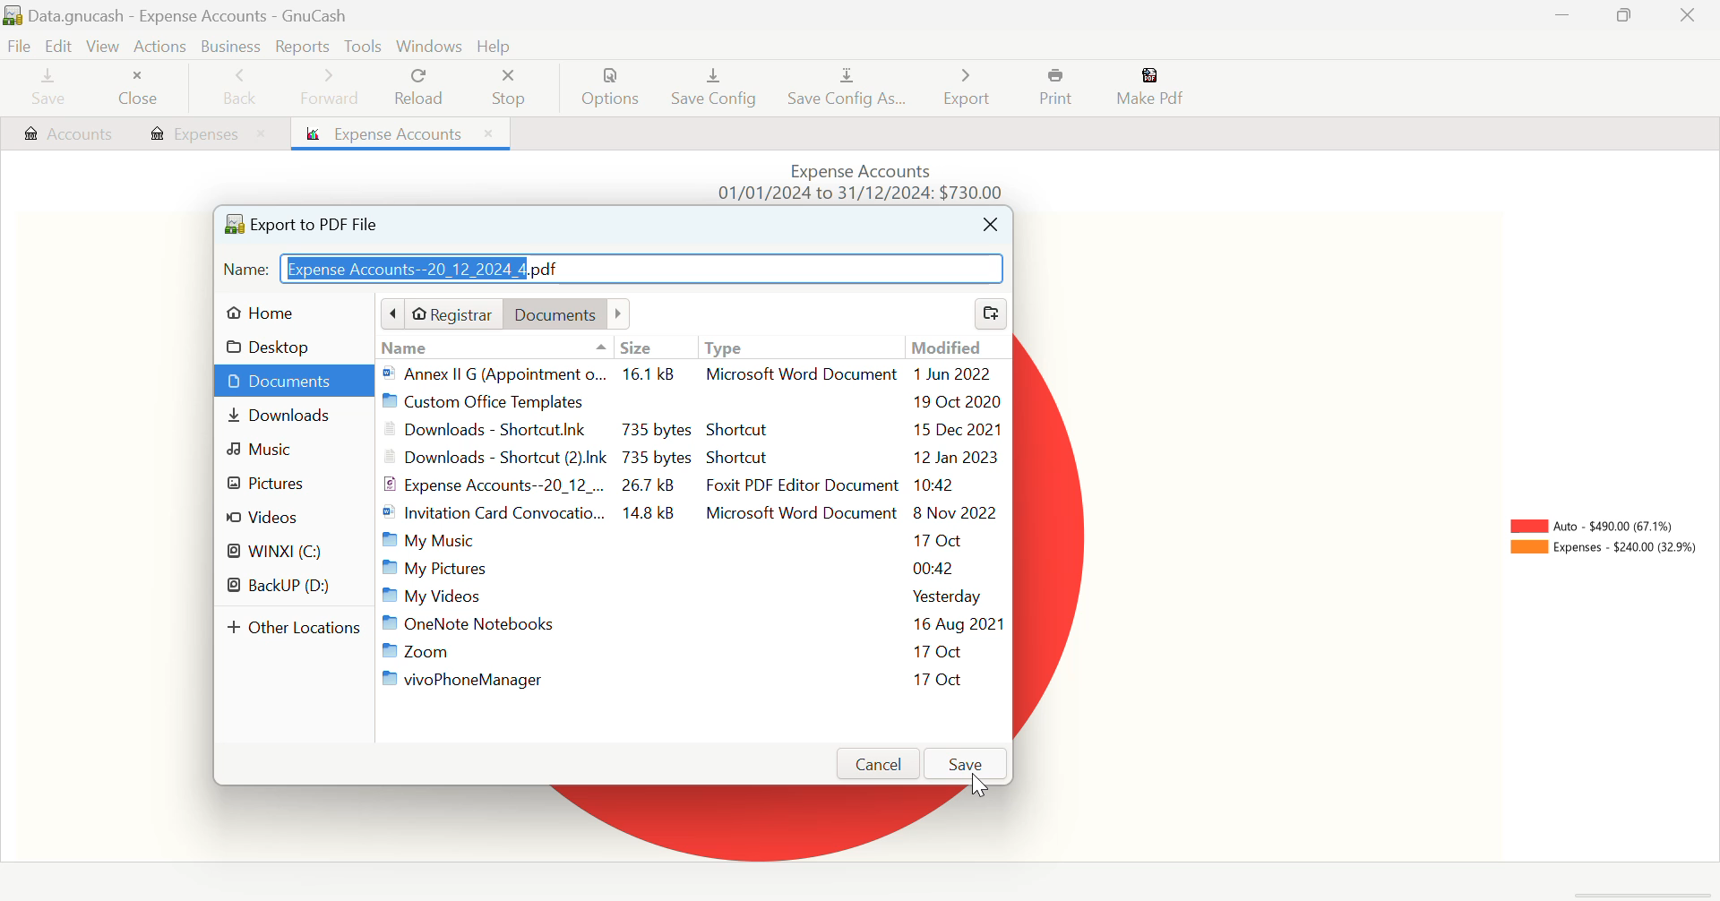 The height and width of the screenshot is (901, 1720). I want to click on Export to PDF File, so click(302, 222).